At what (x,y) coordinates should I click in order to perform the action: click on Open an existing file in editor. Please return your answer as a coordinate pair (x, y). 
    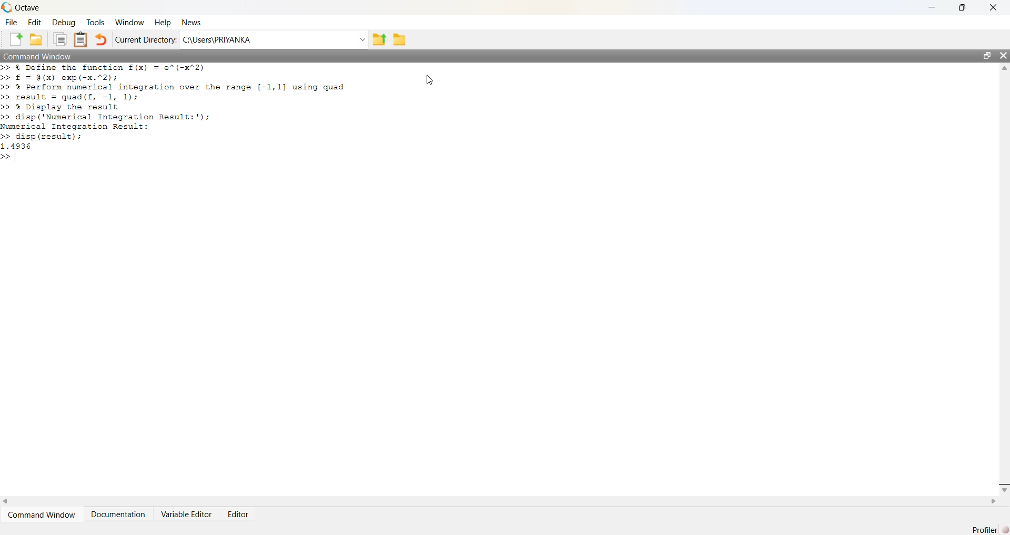
    Looking at the image, I should click on (36, 39).